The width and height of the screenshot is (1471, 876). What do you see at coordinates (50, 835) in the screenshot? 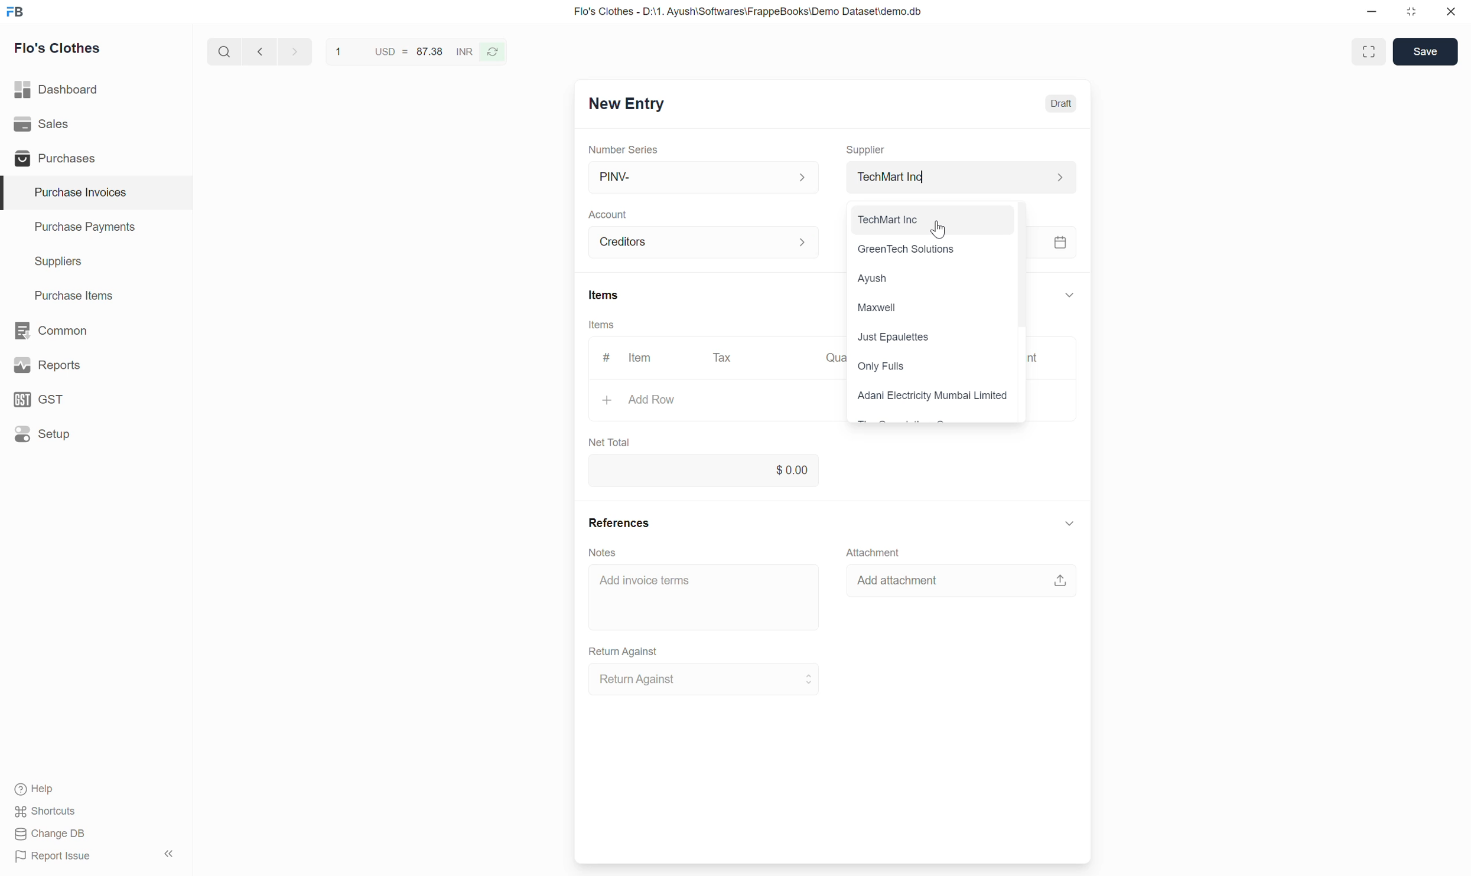
I see `Change DB` at bounding box center [50, 835].